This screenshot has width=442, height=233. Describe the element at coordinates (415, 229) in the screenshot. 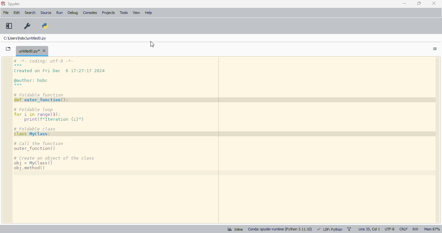

I see `RW` at that location.